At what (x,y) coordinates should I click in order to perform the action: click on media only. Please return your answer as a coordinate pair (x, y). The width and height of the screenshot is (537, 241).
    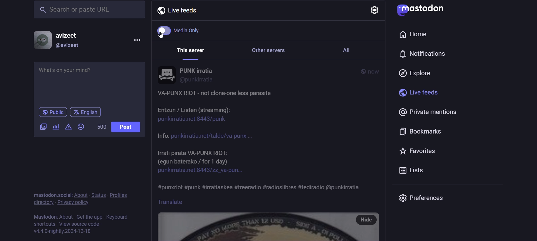
    Looking at the image, I should click on (181, 31).